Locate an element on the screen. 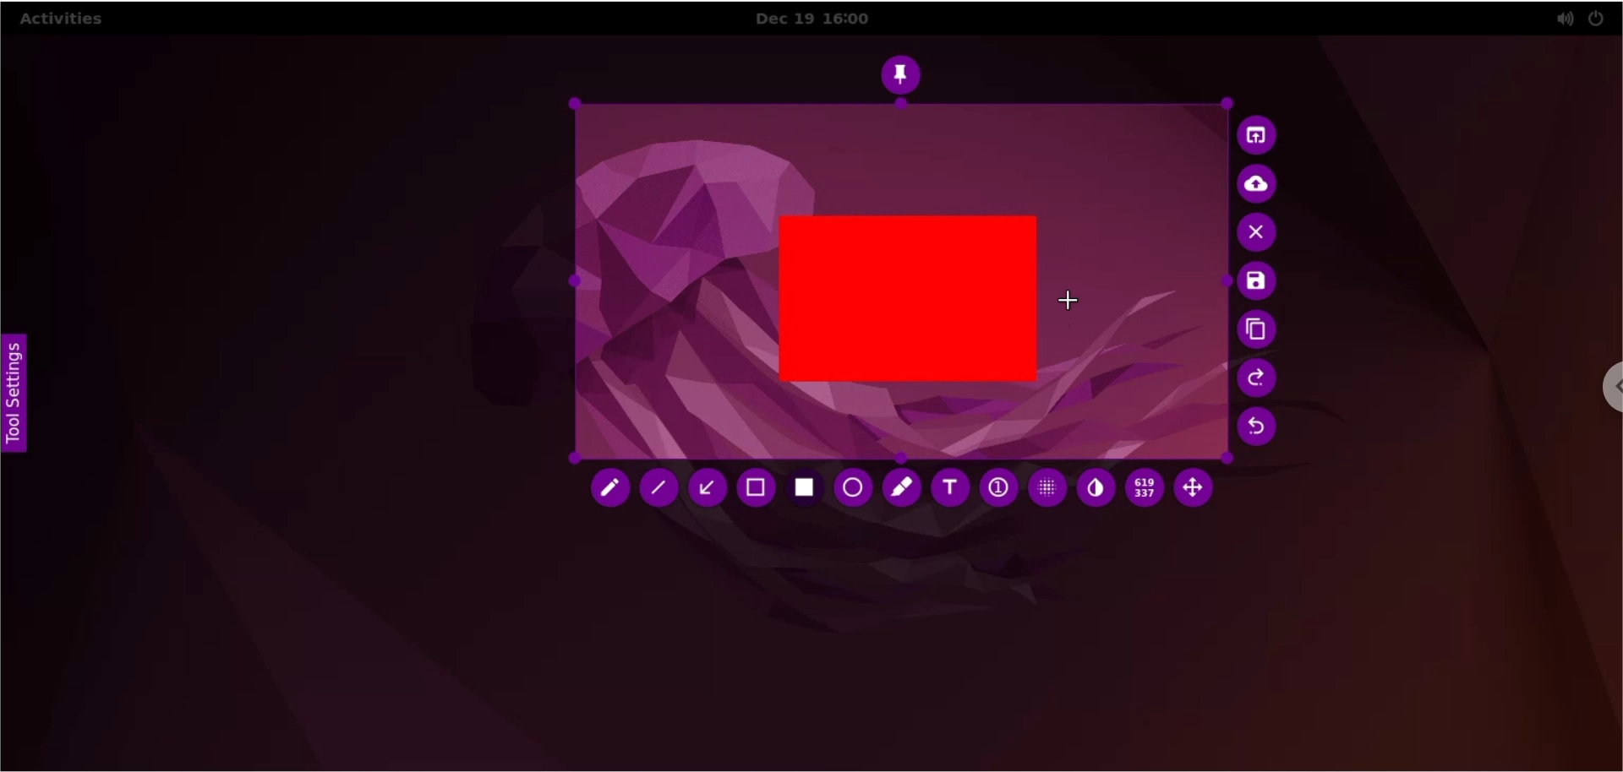 Image resolution: width=1623 pixels, height=772 pixels. pin  is located at coordinates (906, 72).